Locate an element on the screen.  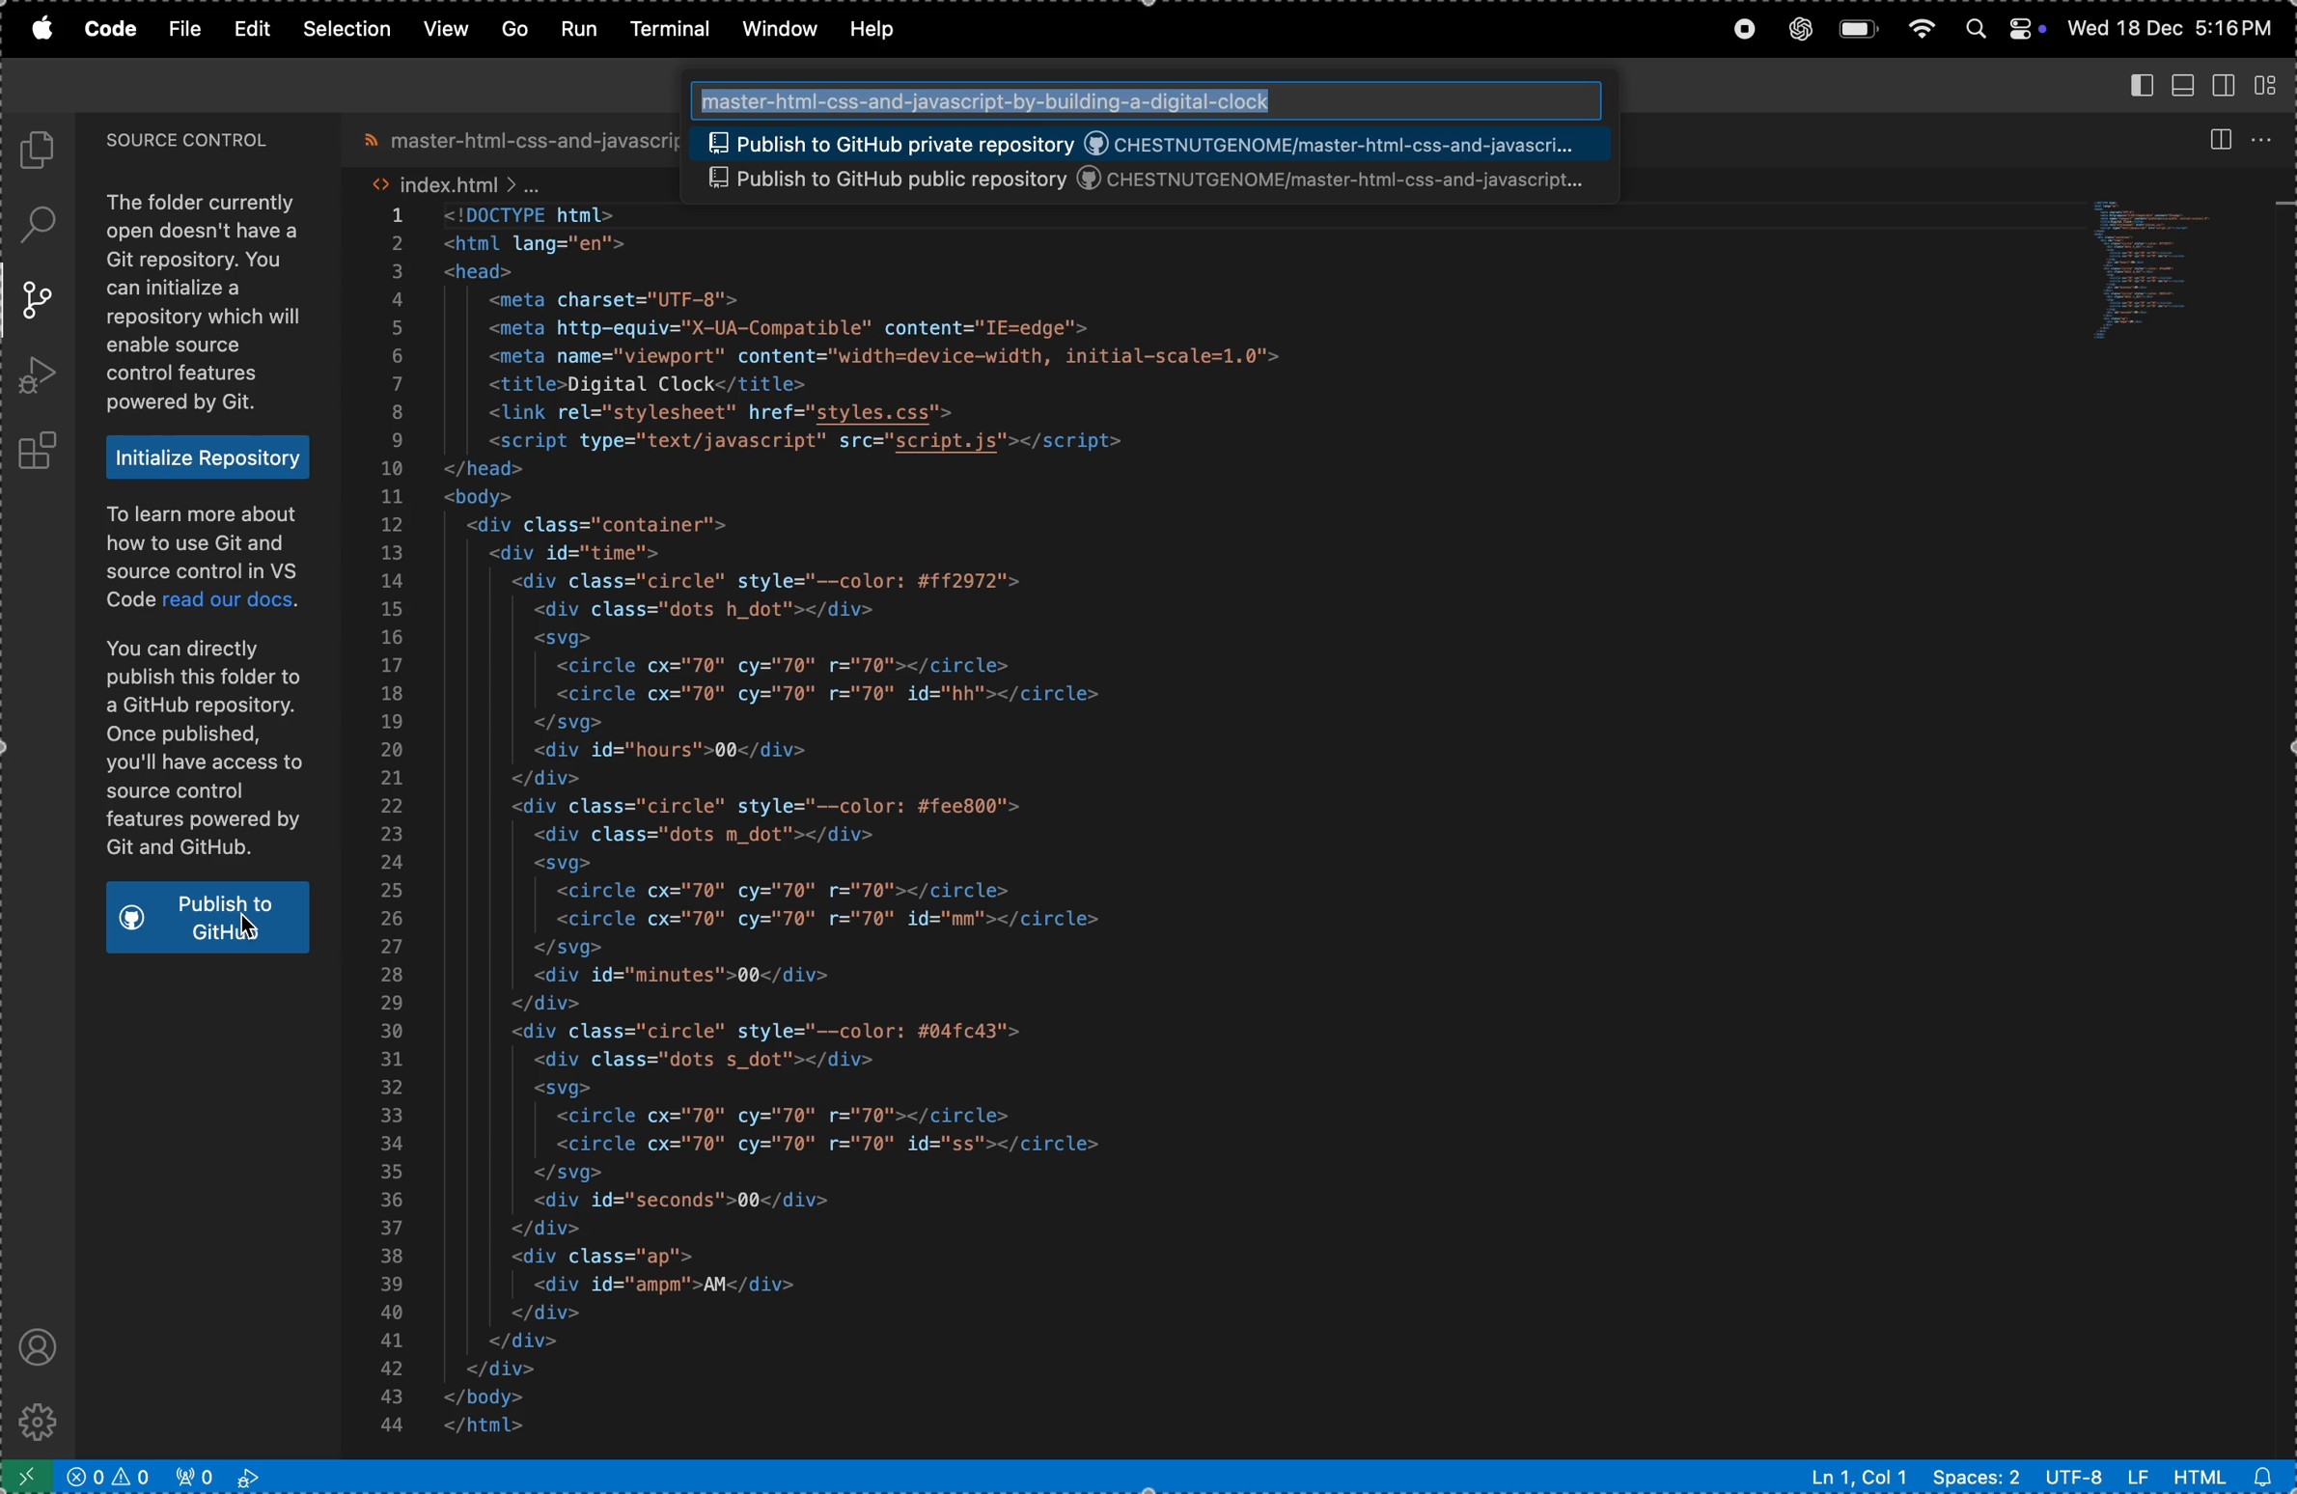
<html lang="en"> is located at coordinates (539, 244).